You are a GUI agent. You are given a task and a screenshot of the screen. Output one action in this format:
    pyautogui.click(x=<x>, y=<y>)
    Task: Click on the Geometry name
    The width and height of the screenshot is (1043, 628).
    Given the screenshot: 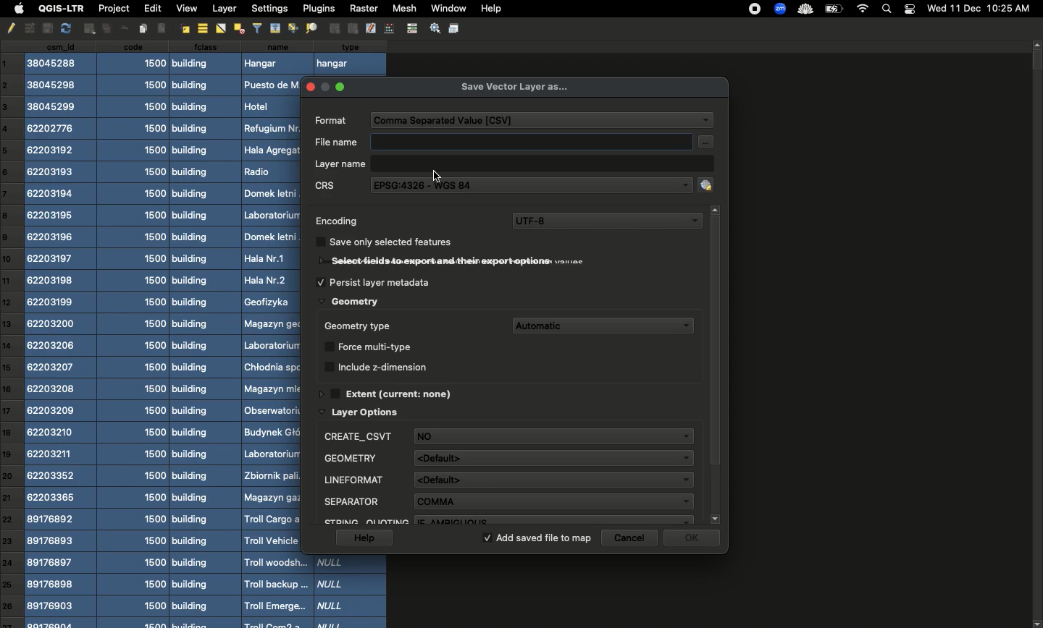 What is the action you would take?
    pyautogui.click(x=508, y=478)
    